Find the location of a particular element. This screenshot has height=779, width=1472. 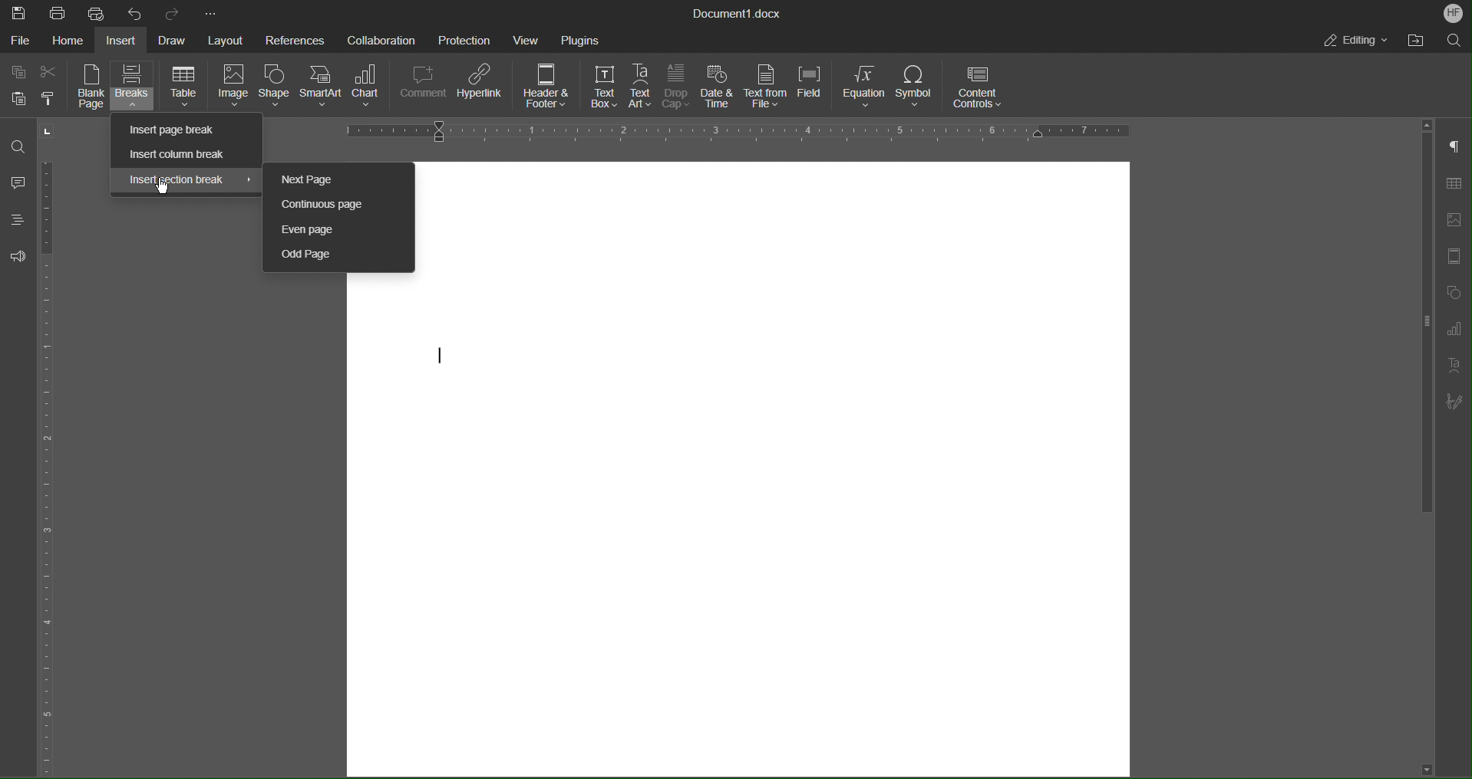

Insert section break is located at coordinates (183, 181).